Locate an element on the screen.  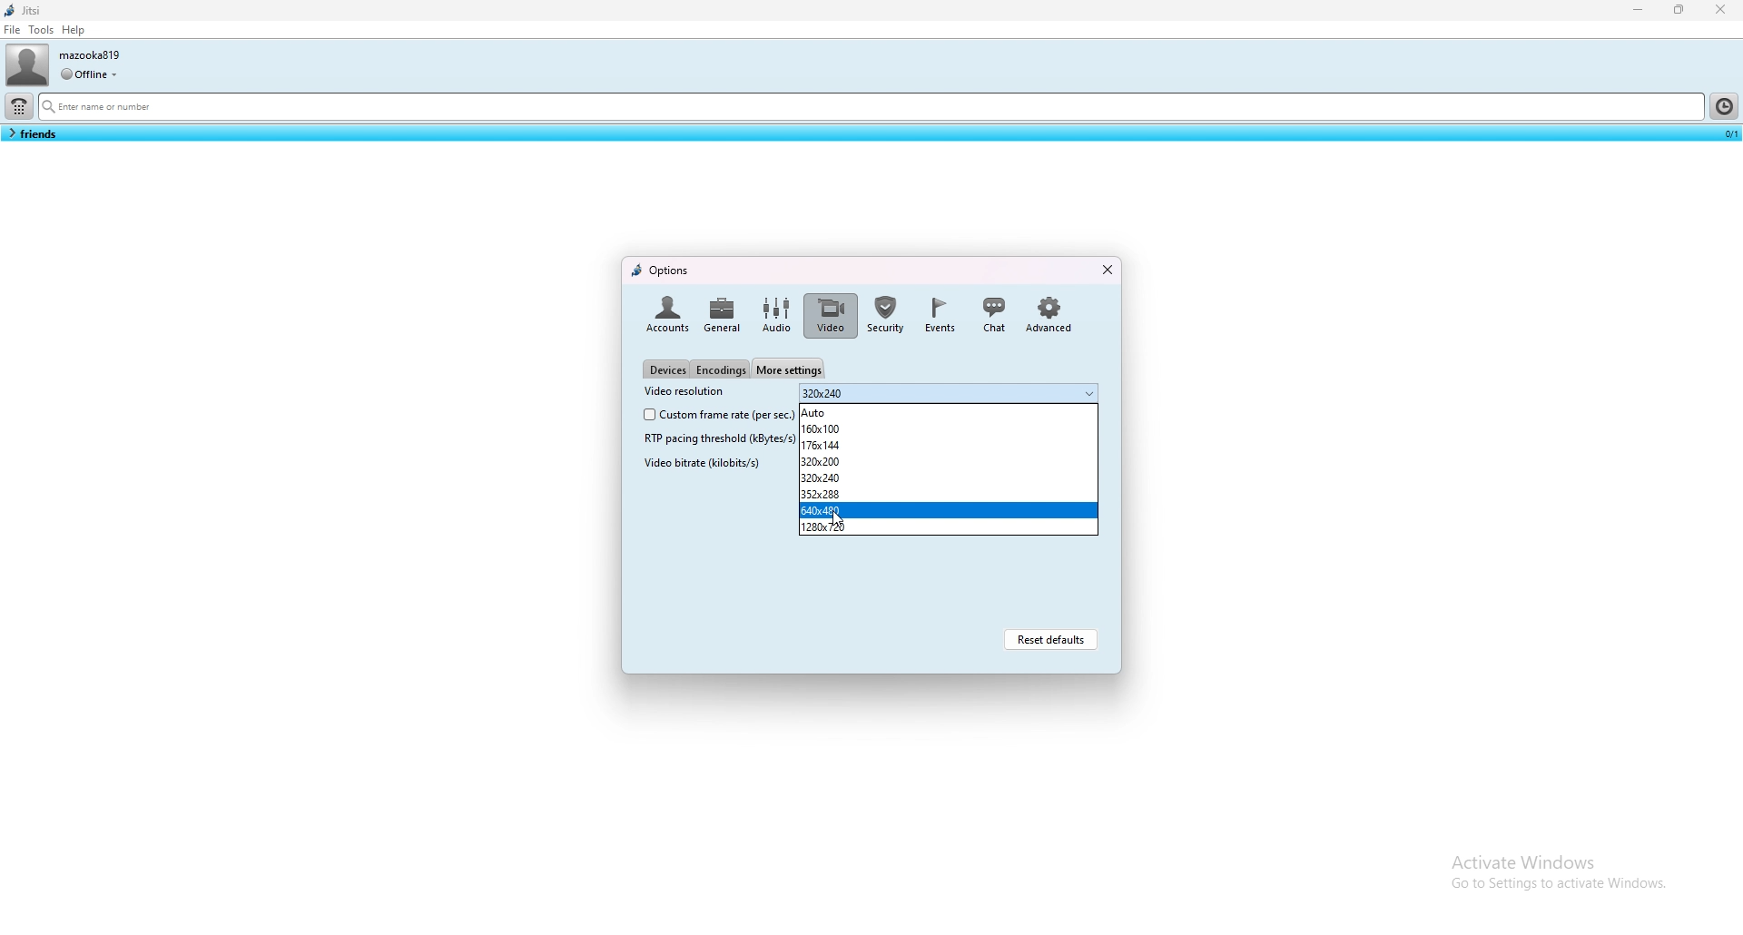
640 by 480 is located at coordinates (947, 510).